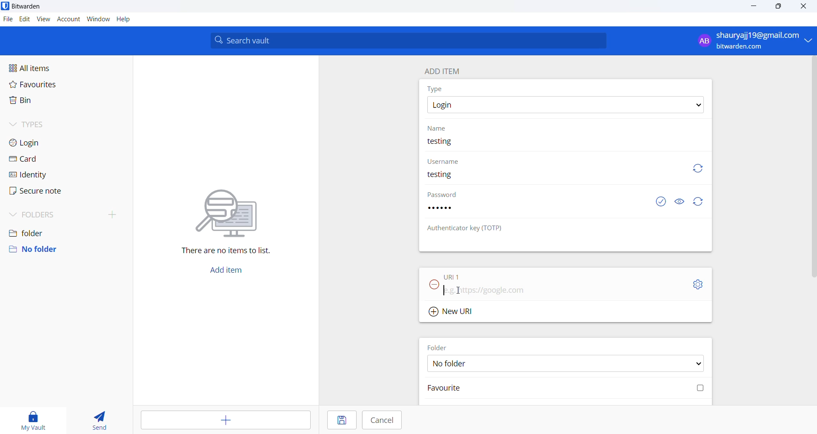 This screenshot has width=817, height=434. I want to click on show or hide, so click(681, 200).